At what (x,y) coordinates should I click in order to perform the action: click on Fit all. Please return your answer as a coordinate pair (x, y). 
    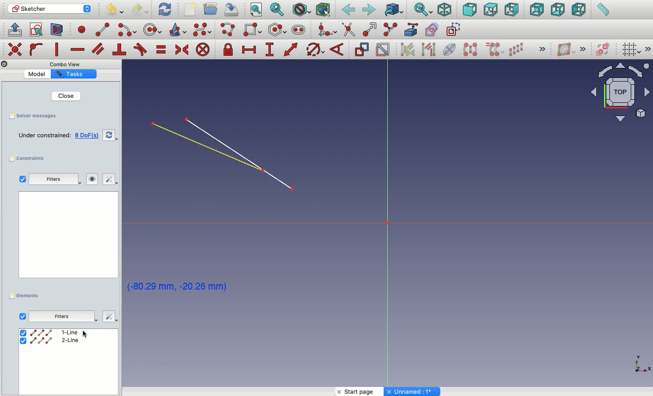
    Looking at the image, I should click on (257, 10).